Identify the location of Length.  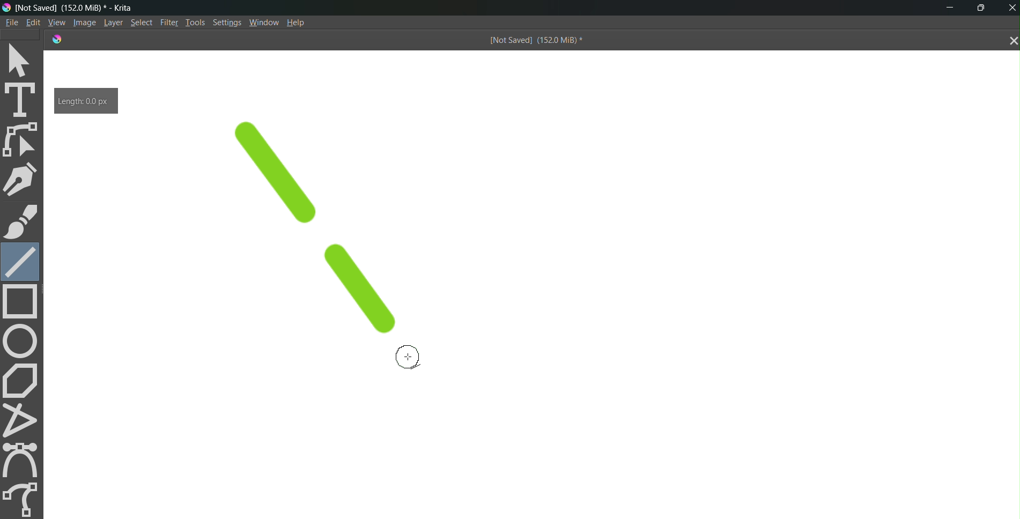
(94, 101).